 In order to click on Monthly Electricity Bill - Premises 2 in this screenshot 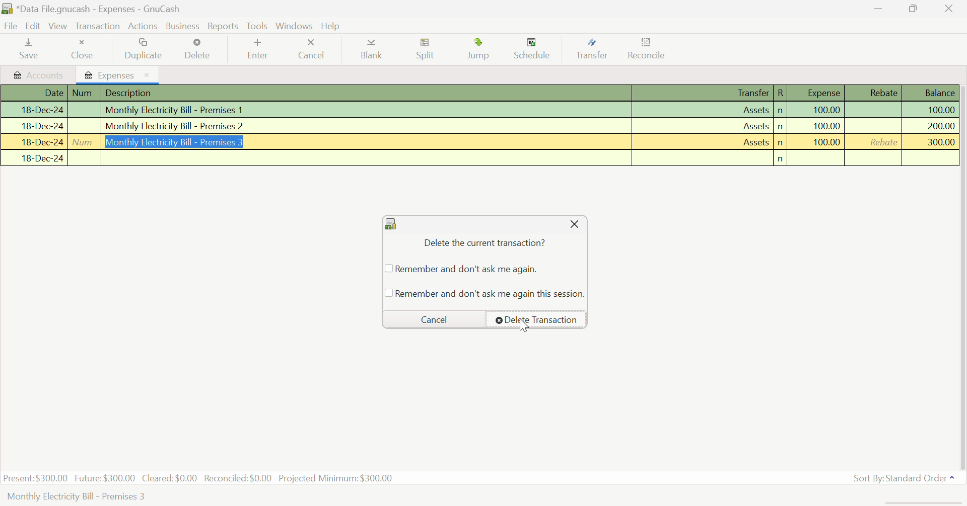, I will do `click(478, 125)`.